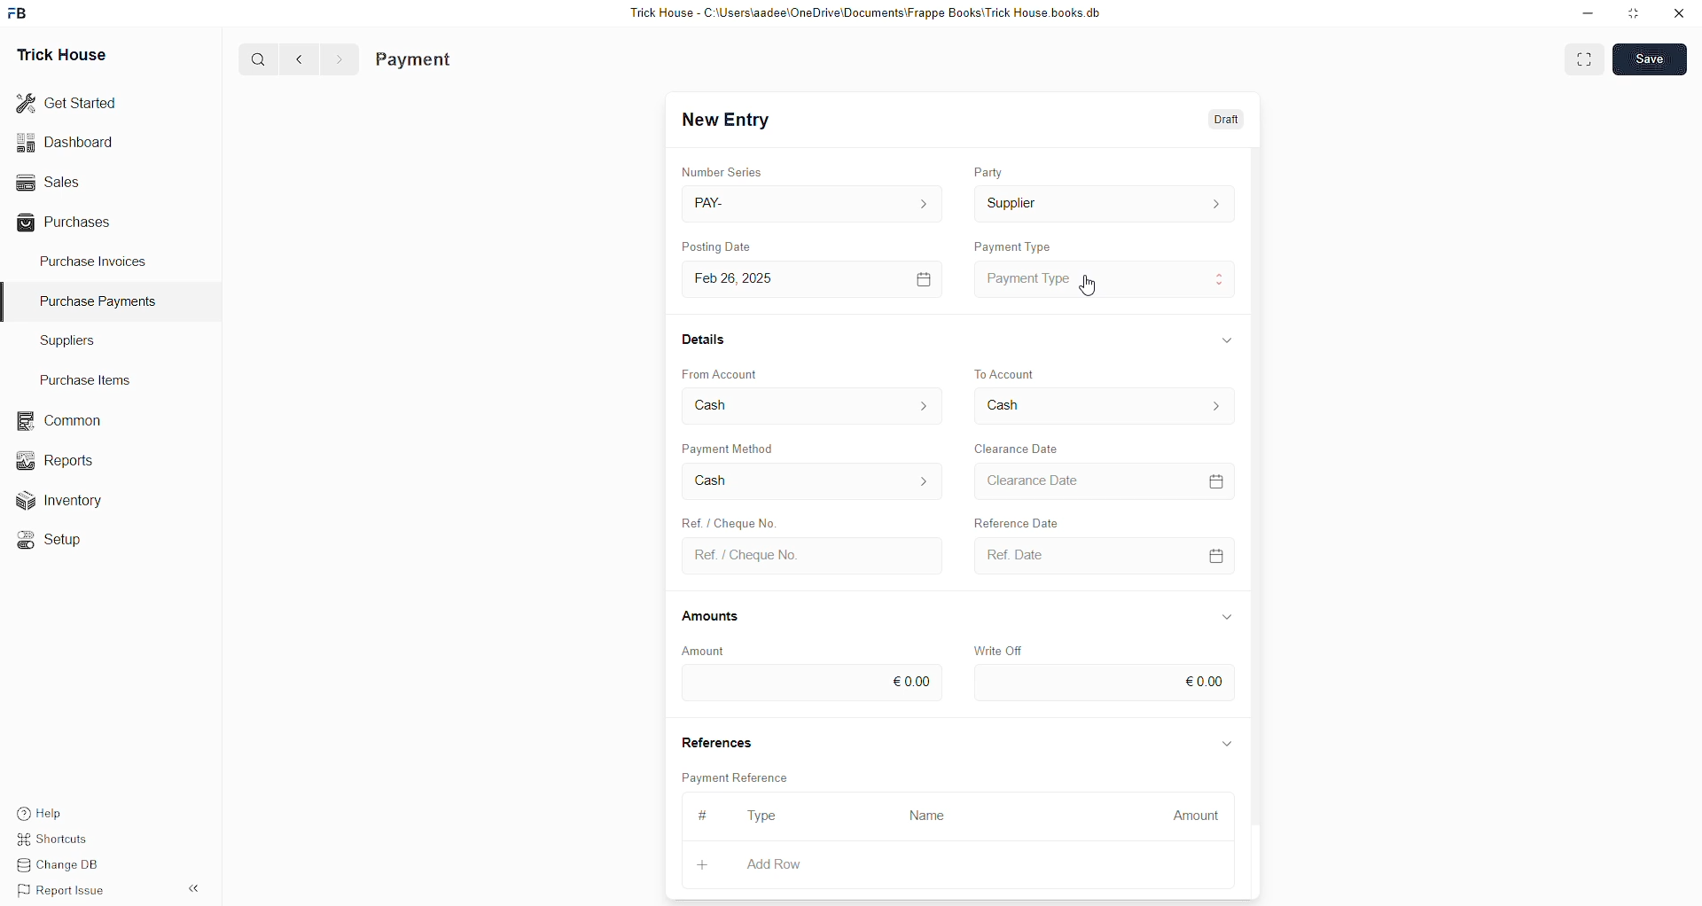  What do you see at coordinates (51, 182) in the screenshot?
I see `Sales` at bounding box center [51, 182].